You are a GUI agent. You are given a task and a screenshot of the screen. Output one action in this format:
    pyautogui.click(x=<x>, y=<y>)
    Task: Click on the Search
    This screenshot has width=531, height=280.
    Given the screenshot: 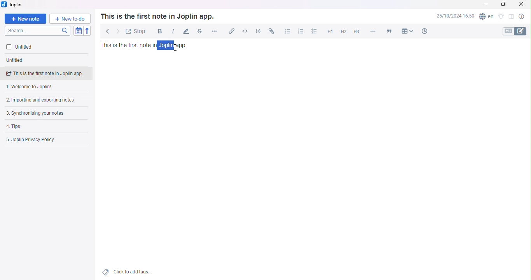 What is the action you would take?
    pyautogui.click(x=39, y=31)
    